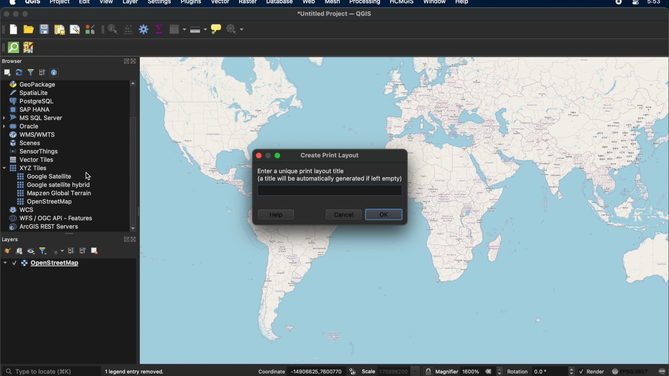  What do you see at coordinates (4, 30) in the screenshot?
I see `project toolbar` at bounding box center [4, 30].